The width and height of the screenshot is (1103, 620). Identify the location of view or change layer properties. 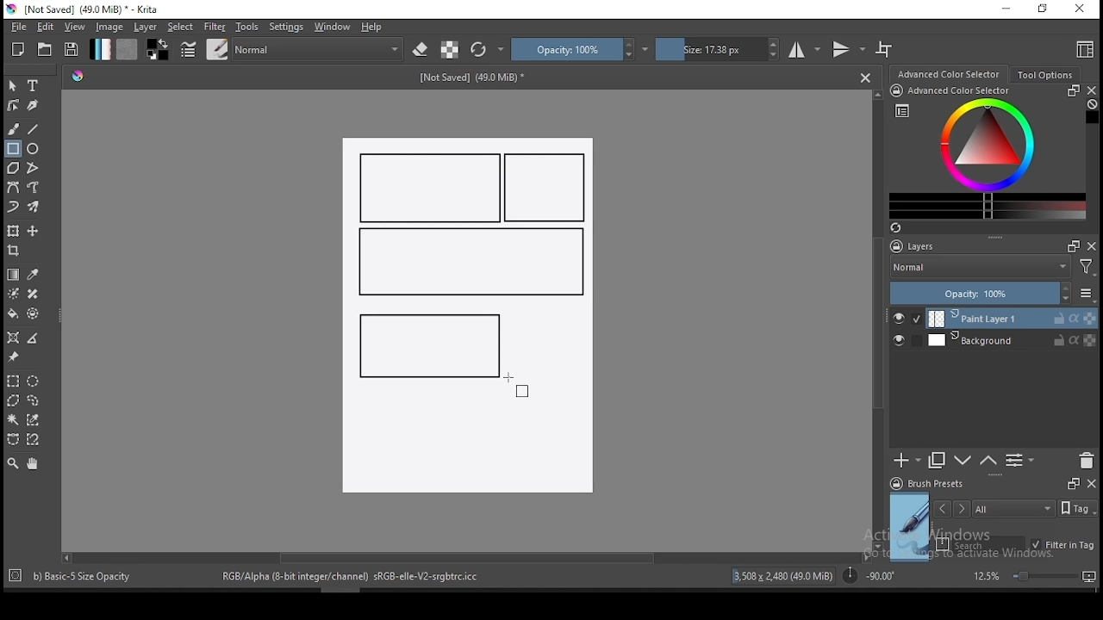
(1019, 460).